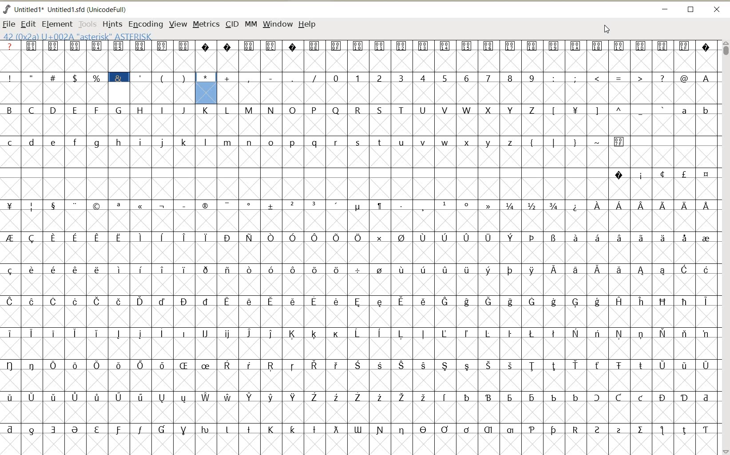 This screenshot has width=730, height=455. I want to click on VIEW, so click(178, 25).